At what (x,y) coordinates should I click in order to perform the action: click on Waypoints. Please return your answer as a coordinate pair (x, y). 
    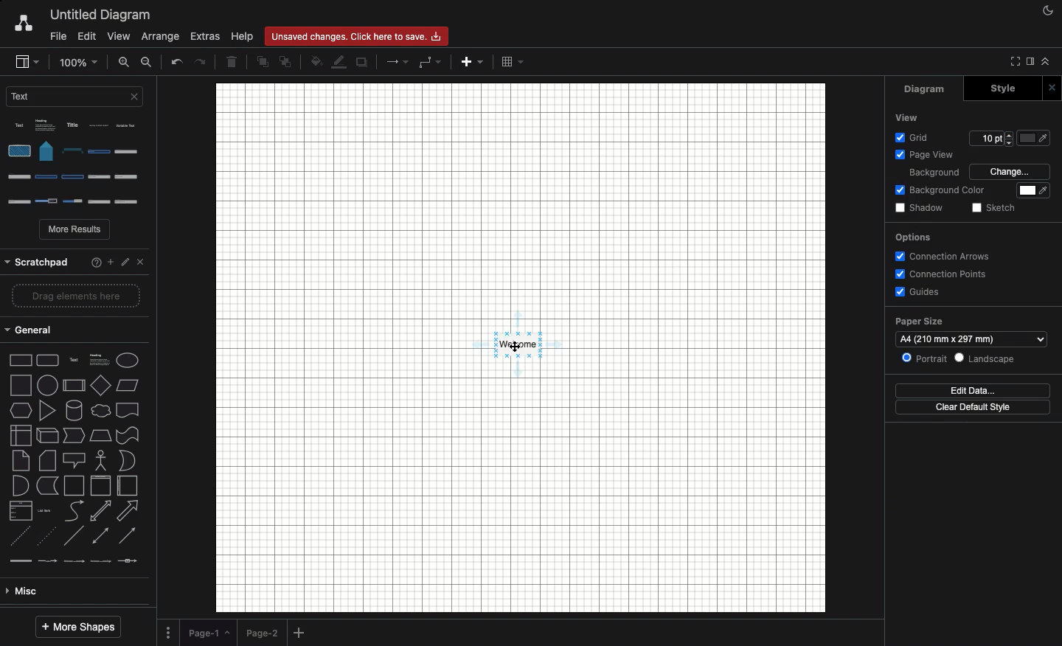
    Looking at the image, I should click on (430, 63).